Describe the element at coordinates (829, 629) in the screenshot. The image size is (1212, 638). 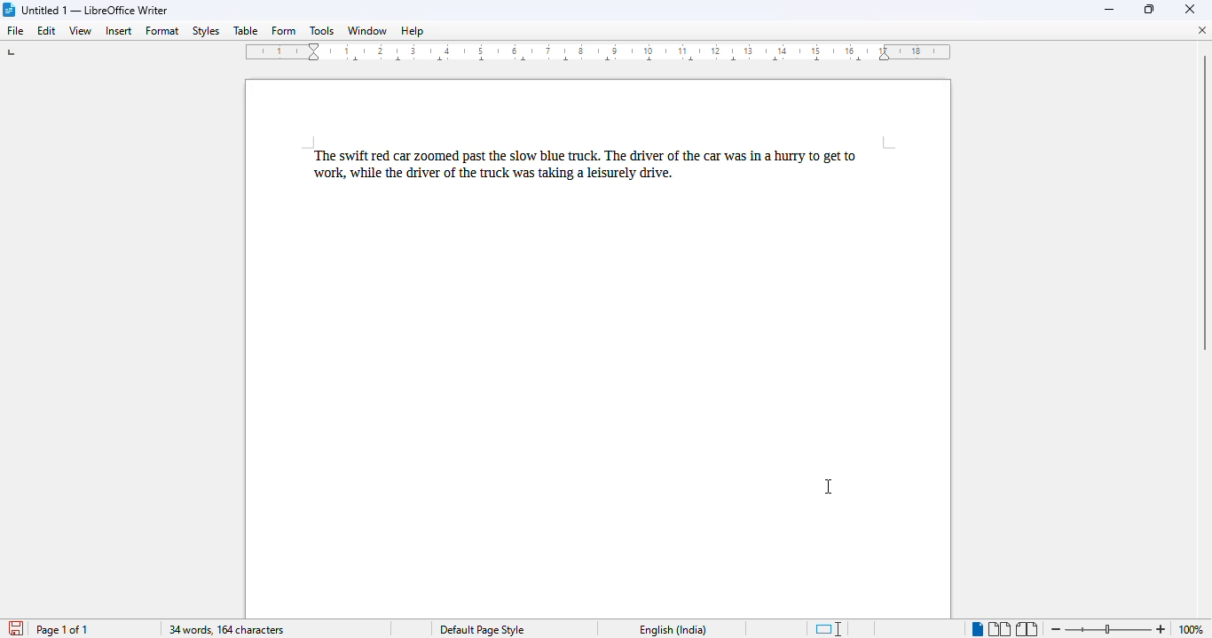
I see `standard selection` at that location.